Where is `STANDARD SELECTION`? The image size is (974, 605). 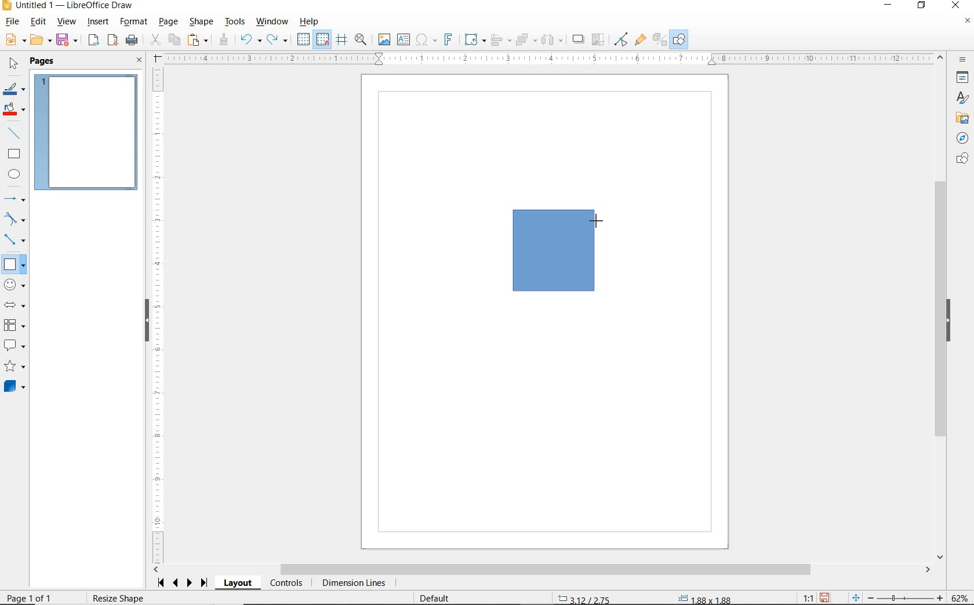 STANDARD SELECTION is located at coordinates (646, 596).